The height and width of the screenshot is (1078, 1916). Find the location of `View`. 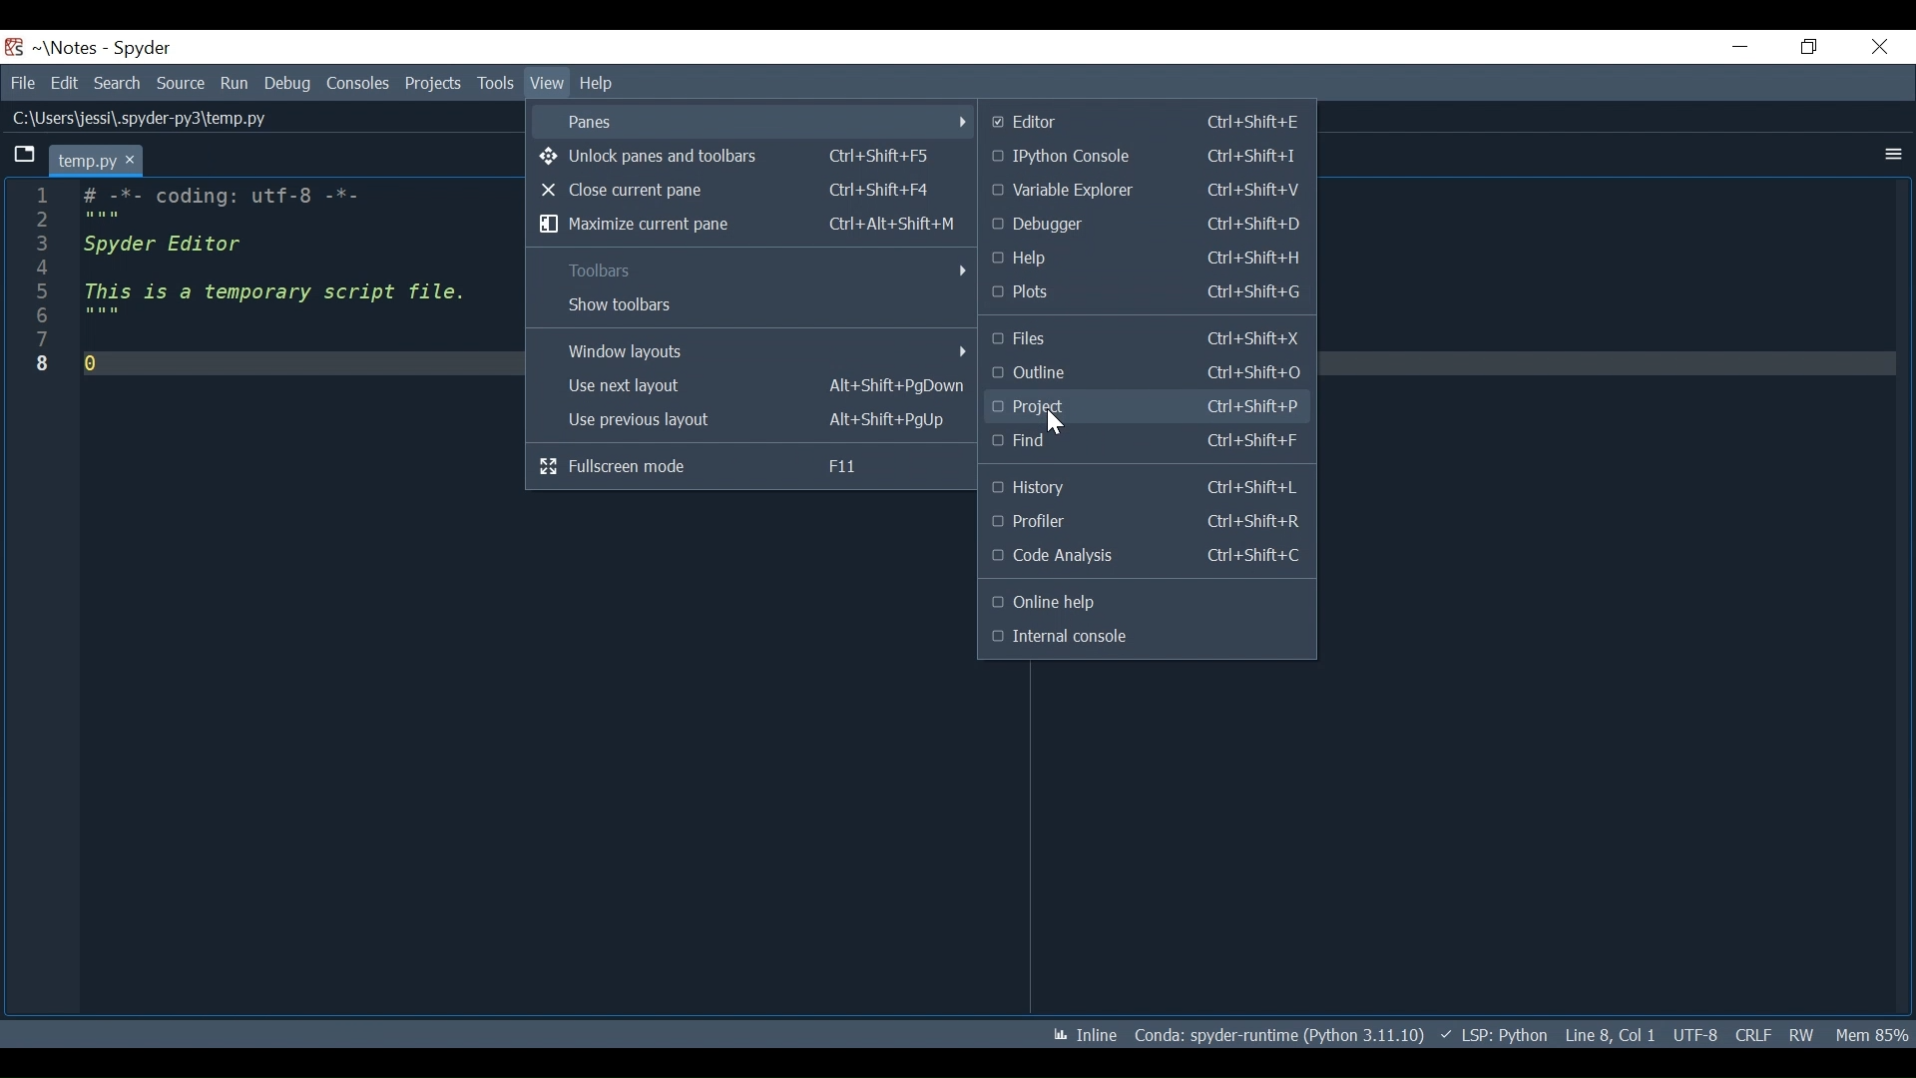

View is located at coordinates (546, 83).